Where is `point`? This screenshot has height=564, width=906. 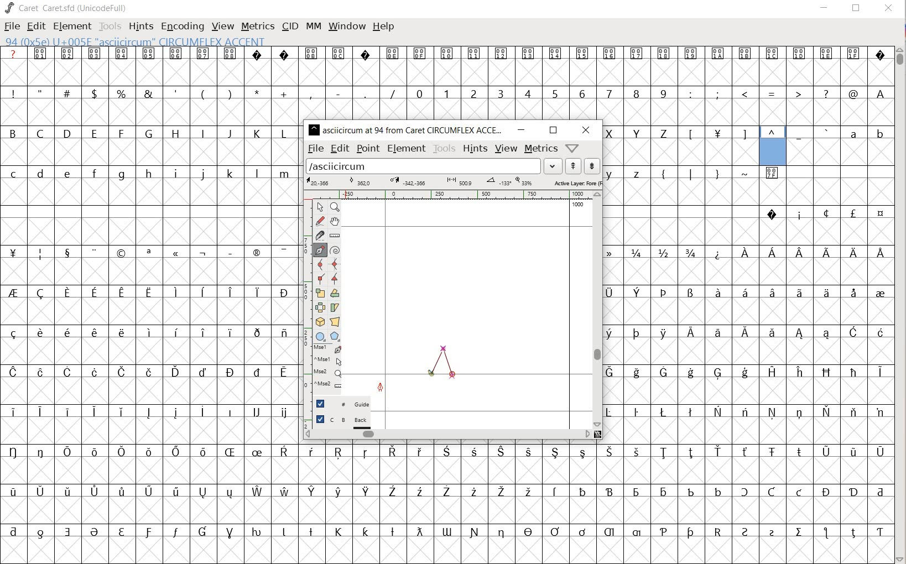 point is located at coordinates (368, 148).